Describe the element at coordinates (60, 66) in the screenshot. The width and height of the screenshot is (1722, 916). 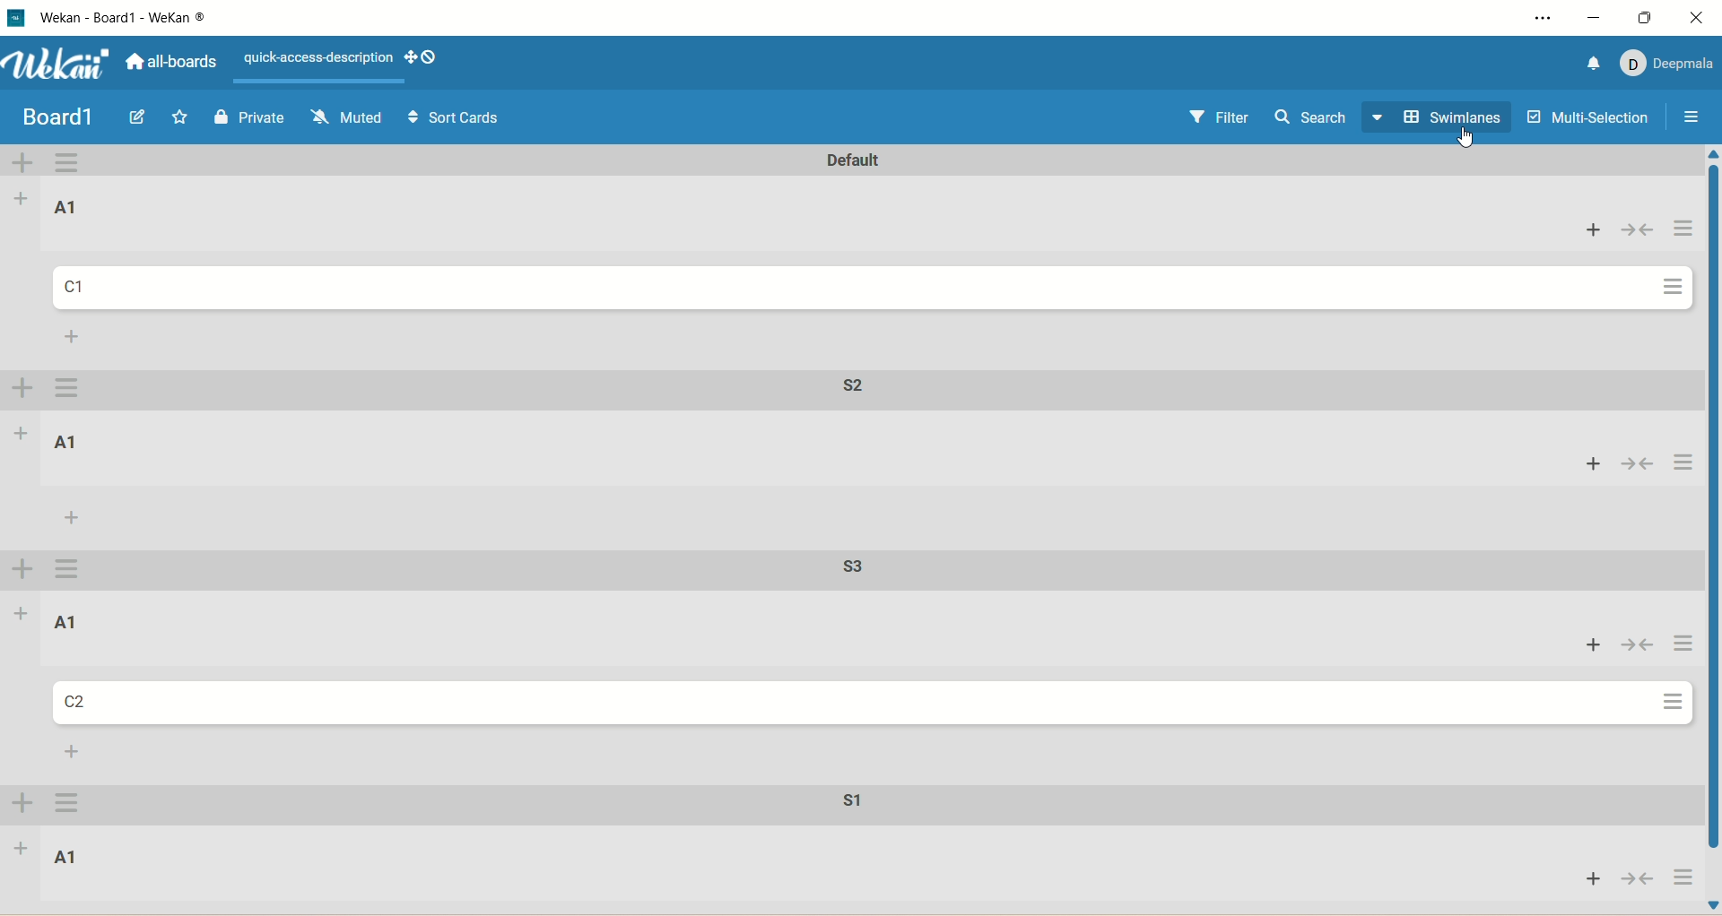
I see `wekan` at that location.